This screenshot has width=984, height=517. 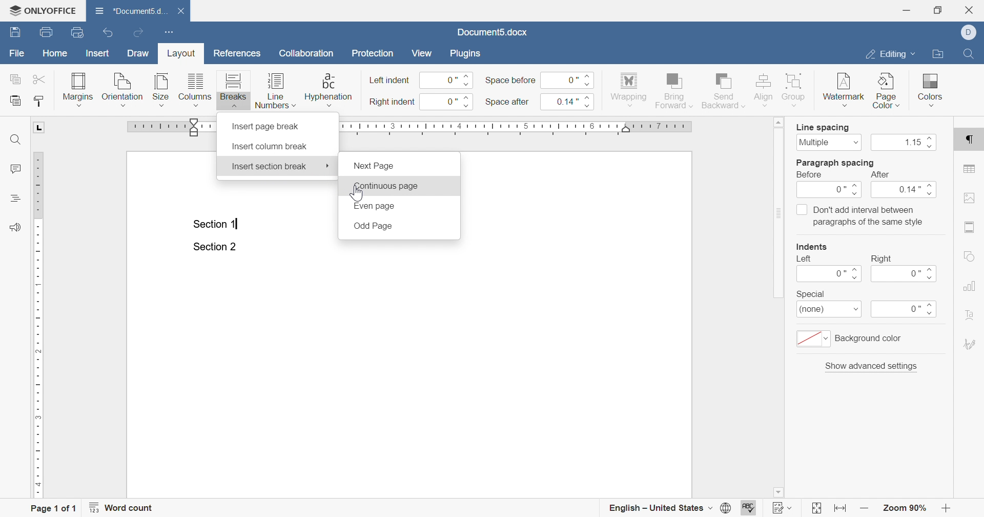 What do you see at coordinates (852, 339) in the screenshot?
I see `background color` at bounding box center [852, 339].